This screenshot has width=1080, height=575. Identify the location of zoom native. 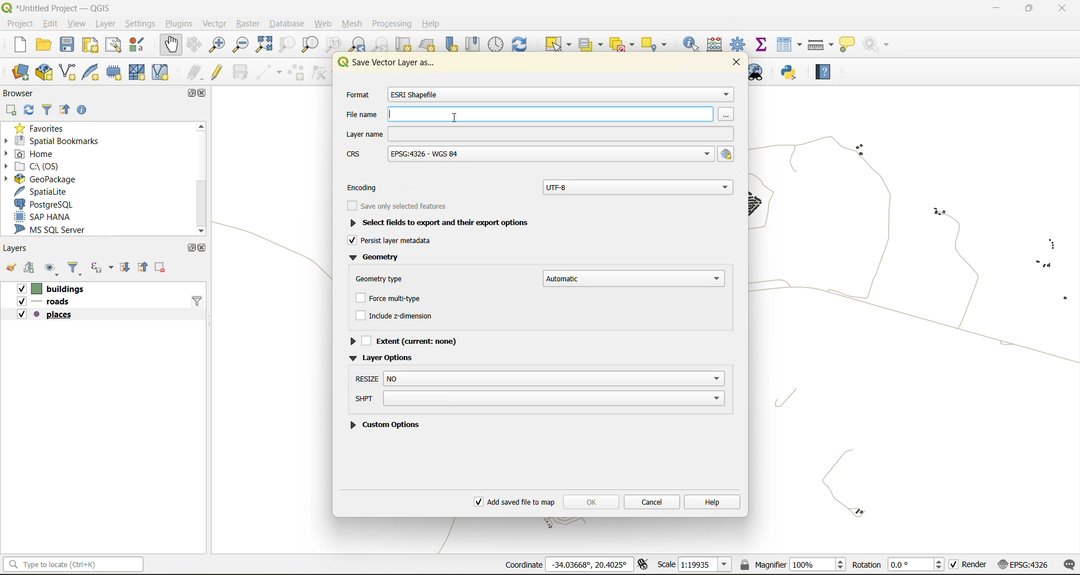
(336, 45).